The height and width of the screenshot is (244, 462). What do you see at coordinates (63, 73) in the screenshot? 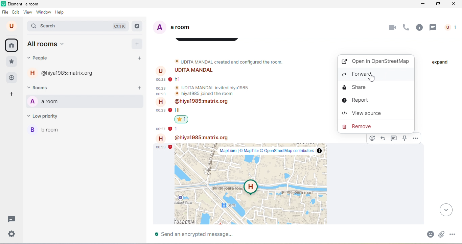
I see `@hiya1985:matrix.org` at bounding box center [63, 73].